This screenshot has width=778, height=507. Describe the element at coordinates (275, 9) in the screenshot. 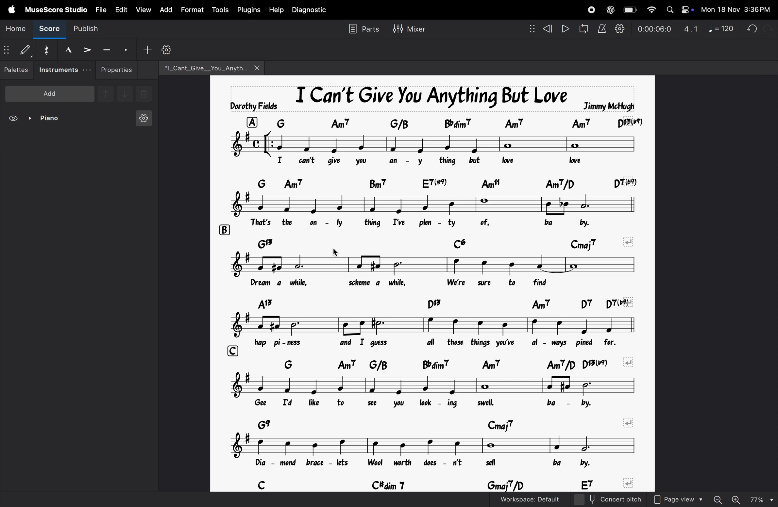

I see `help` at that location.